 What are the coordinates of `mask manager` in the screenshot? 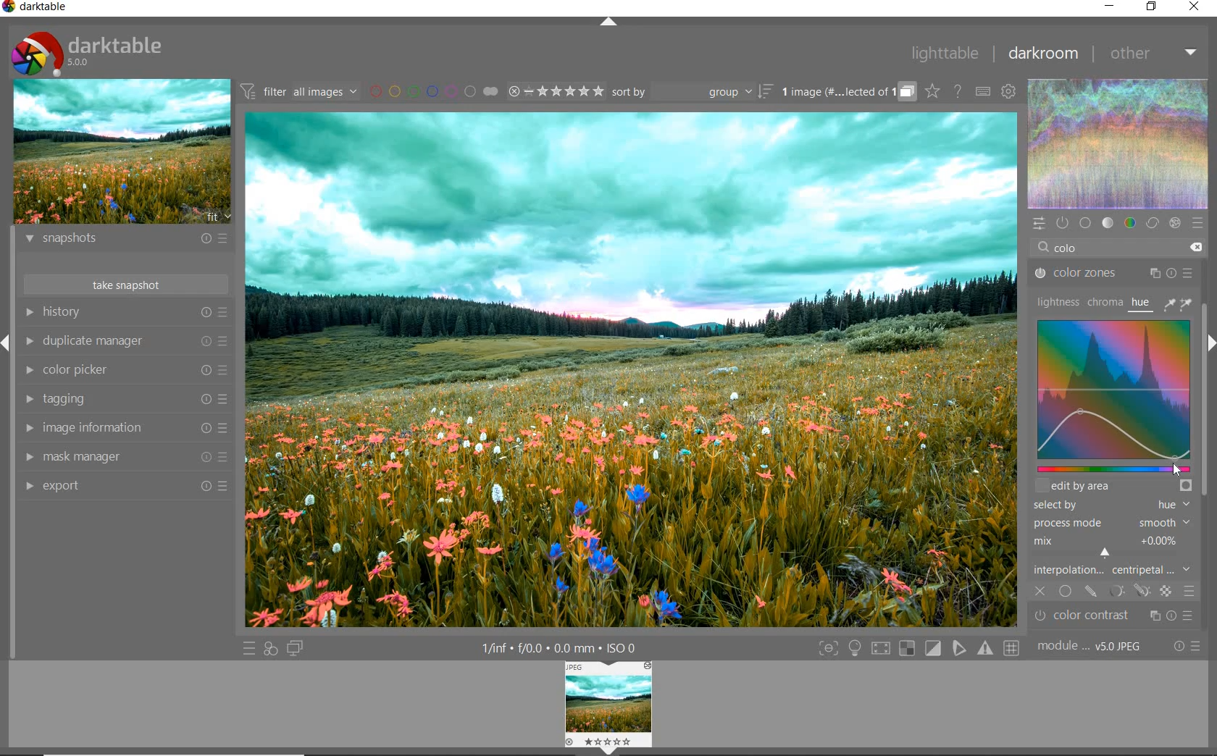 It's located at (125, 455).